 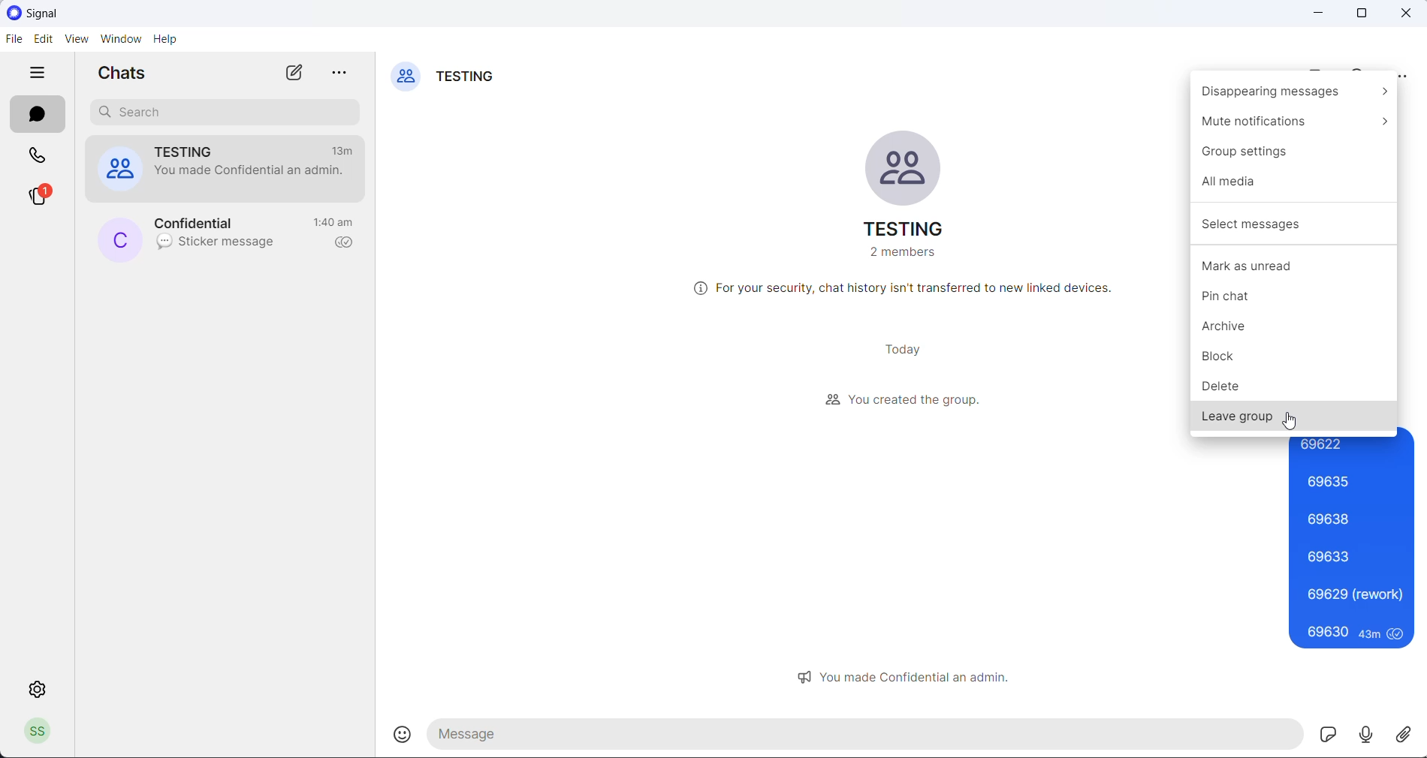 What do you see at coordinates (1299, 332) in the screenshot?
I see `archive` at bounding box center [1299, 332].